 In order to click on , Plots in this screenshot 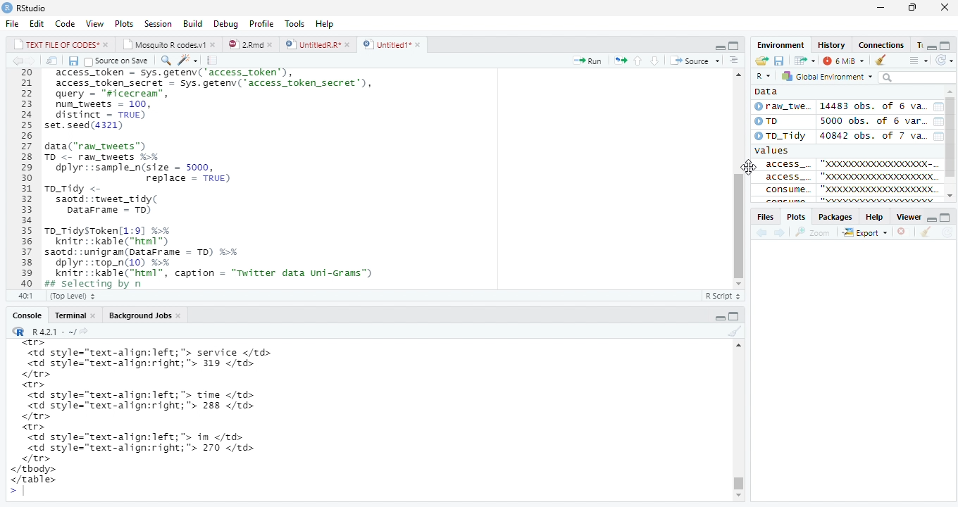, I will do `click(796, 217)`.